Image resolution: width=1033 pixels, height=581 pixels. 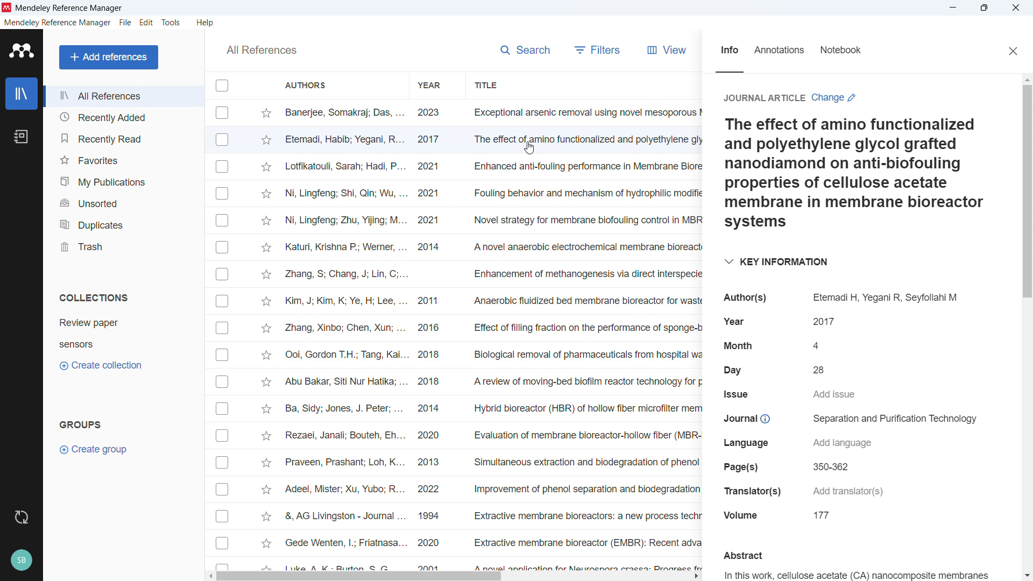 I want to click on Scroll left , so click(x=209, y=576).